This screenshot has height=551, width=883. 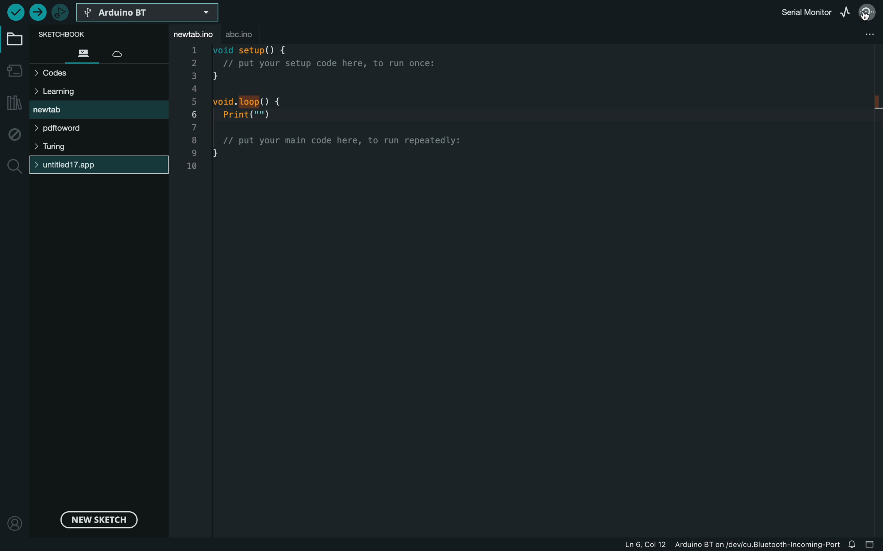 I want to click on file information, so click(x=709, y=545).